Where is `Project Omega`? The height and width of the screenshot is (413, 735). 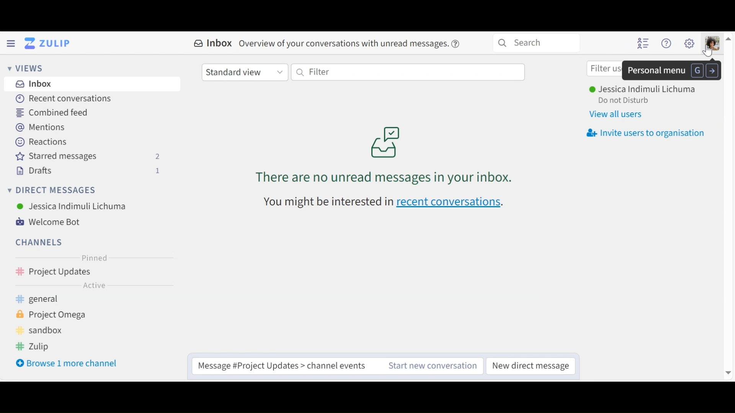 Project Omega is located at coordinates (57, 315).